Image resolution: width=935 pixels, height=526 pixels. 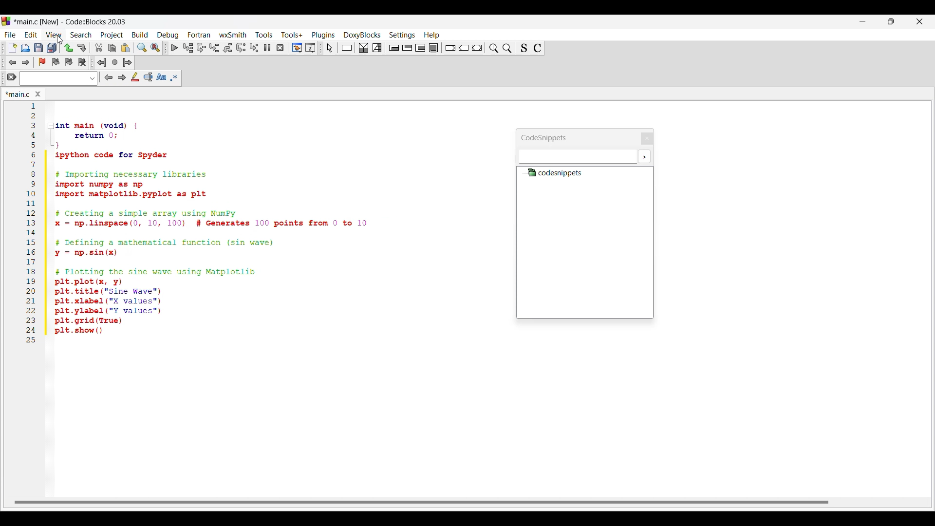 What do you see at coordinates (347, 48) in the screenshot?
I see `Instruction` at bounding box center [347, 48].